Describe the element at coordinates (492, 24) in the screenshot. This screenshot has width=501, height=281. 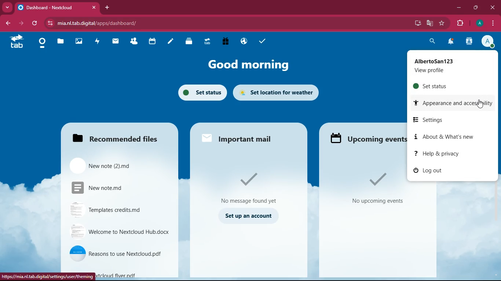
I see `menu` at that location.